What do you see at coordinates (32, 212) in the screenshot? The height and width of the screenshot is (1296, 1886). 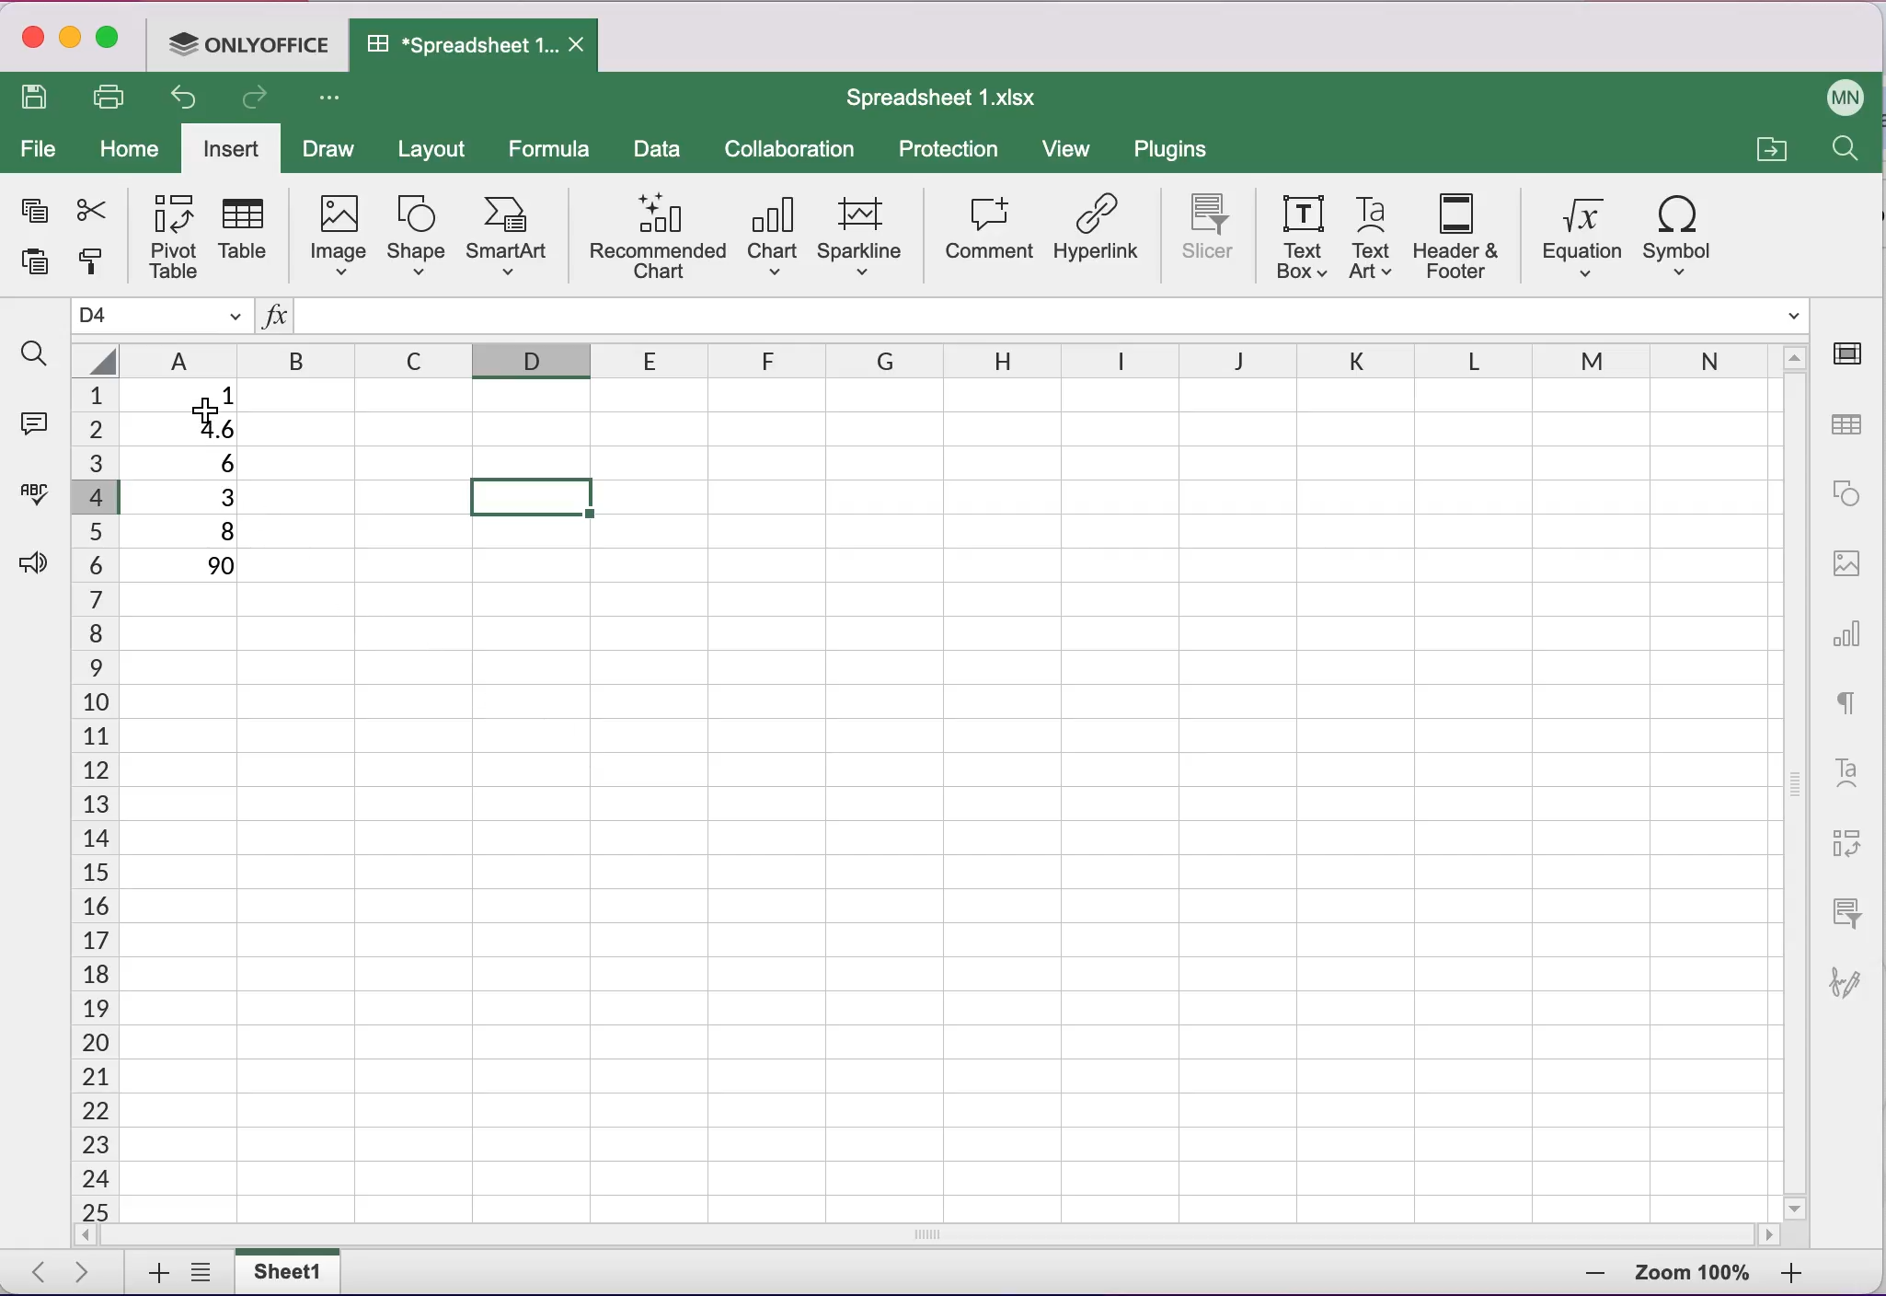 I see `copy` at bounding box center [32, 212].